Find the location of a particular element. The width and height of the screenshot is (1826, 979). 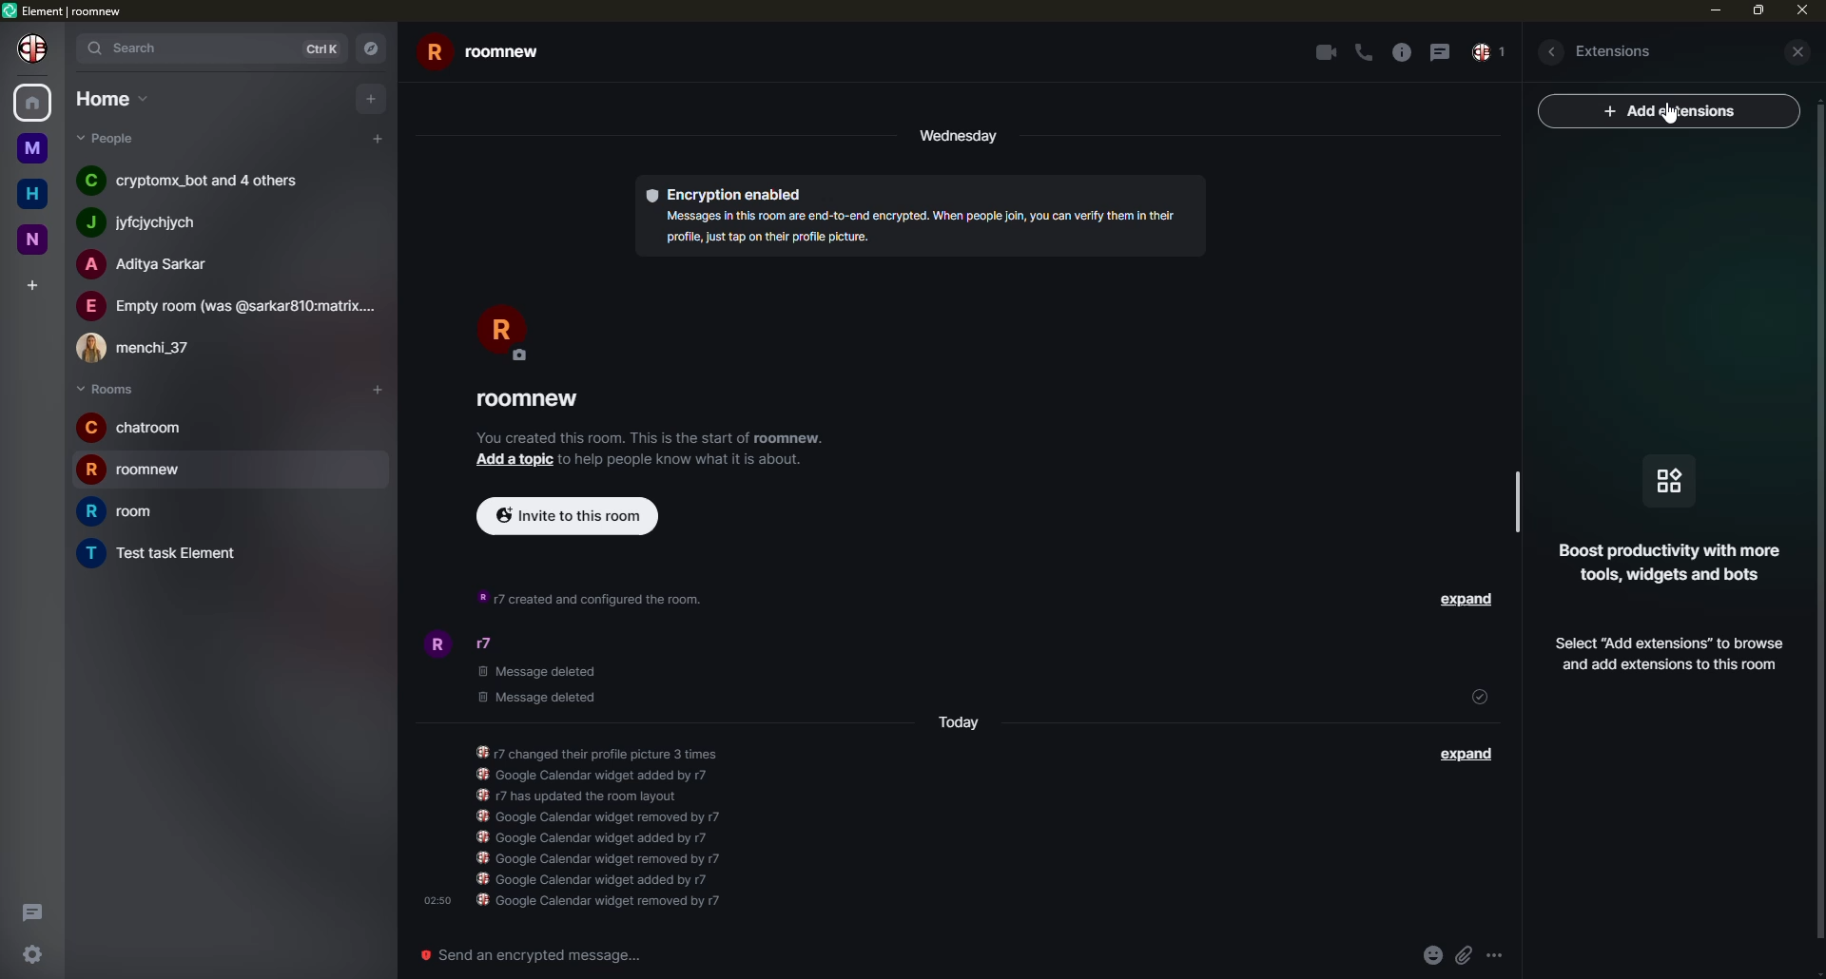

time is located at coordinates (434, 899).